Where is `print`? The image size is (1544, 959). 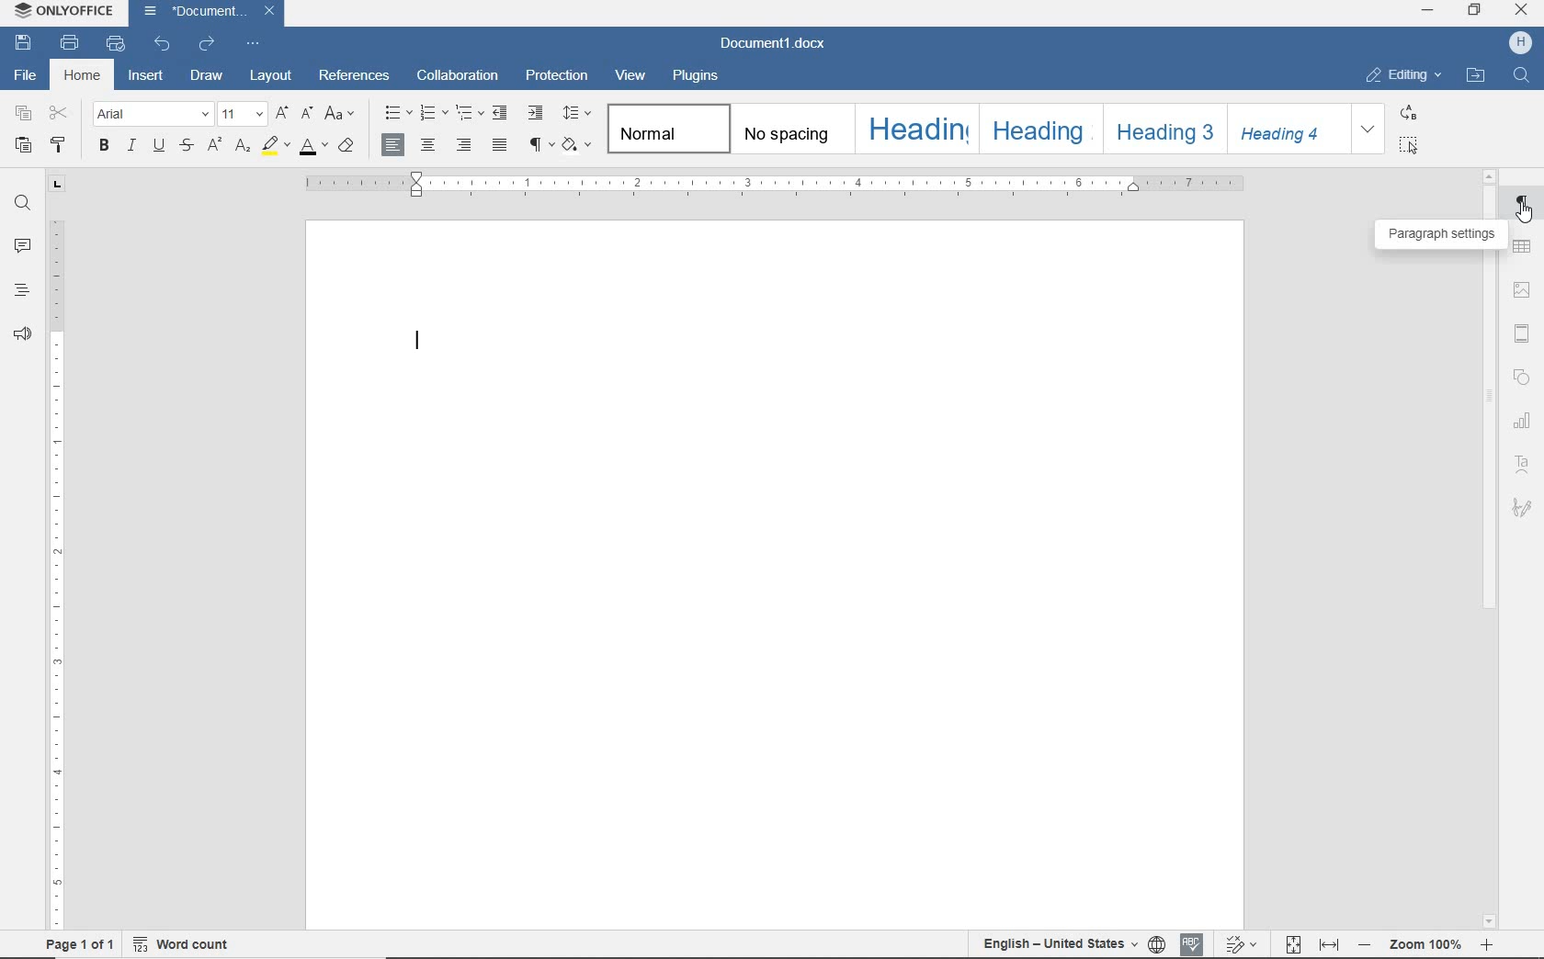 print is located at coordinates (114, 44).